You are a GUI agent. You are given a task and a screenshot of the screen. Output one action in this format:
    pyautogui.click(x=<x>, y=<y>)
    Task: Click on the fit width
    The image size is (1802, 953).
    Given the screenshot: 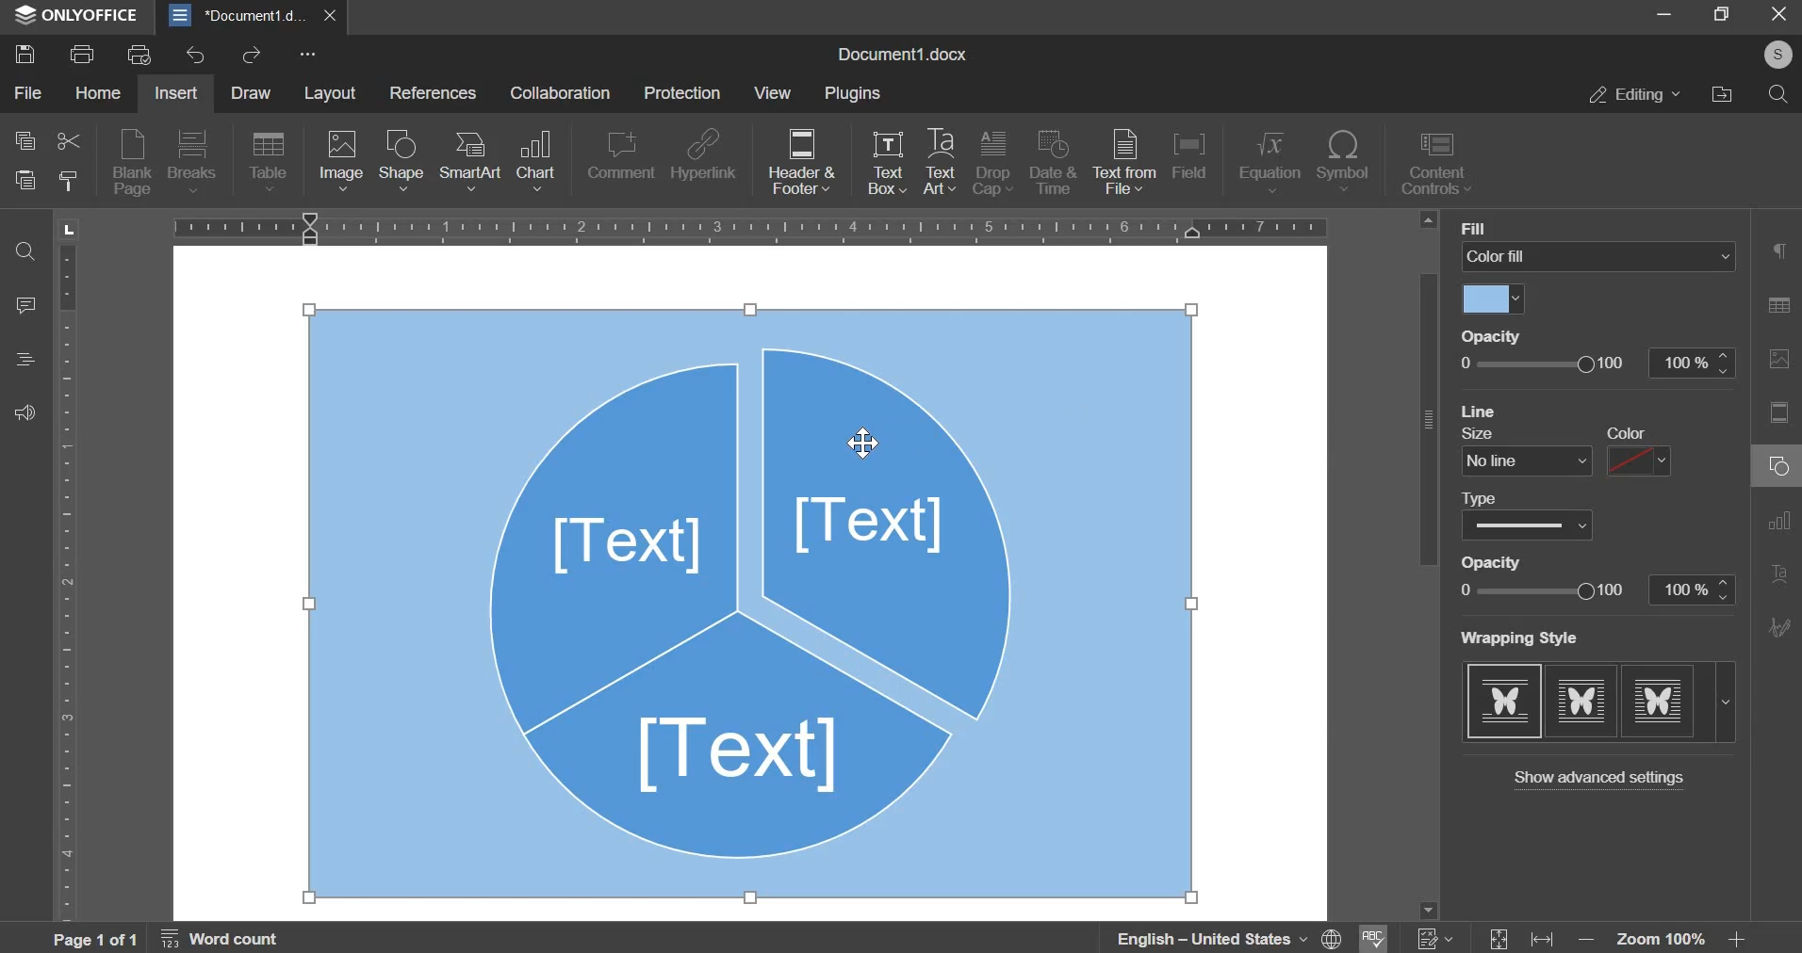 What is the action you would take?
    pyautogui.click(x=1549, y=932)
    